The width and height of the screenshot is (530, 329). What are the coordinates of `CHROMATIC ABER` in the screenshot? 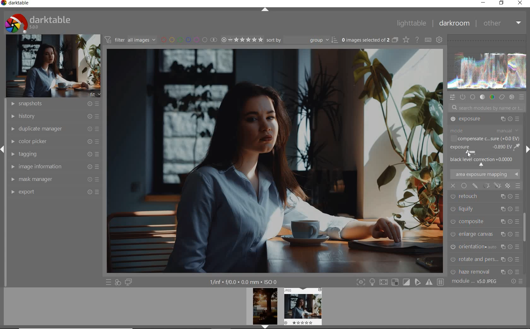 It's located at (484, 246).